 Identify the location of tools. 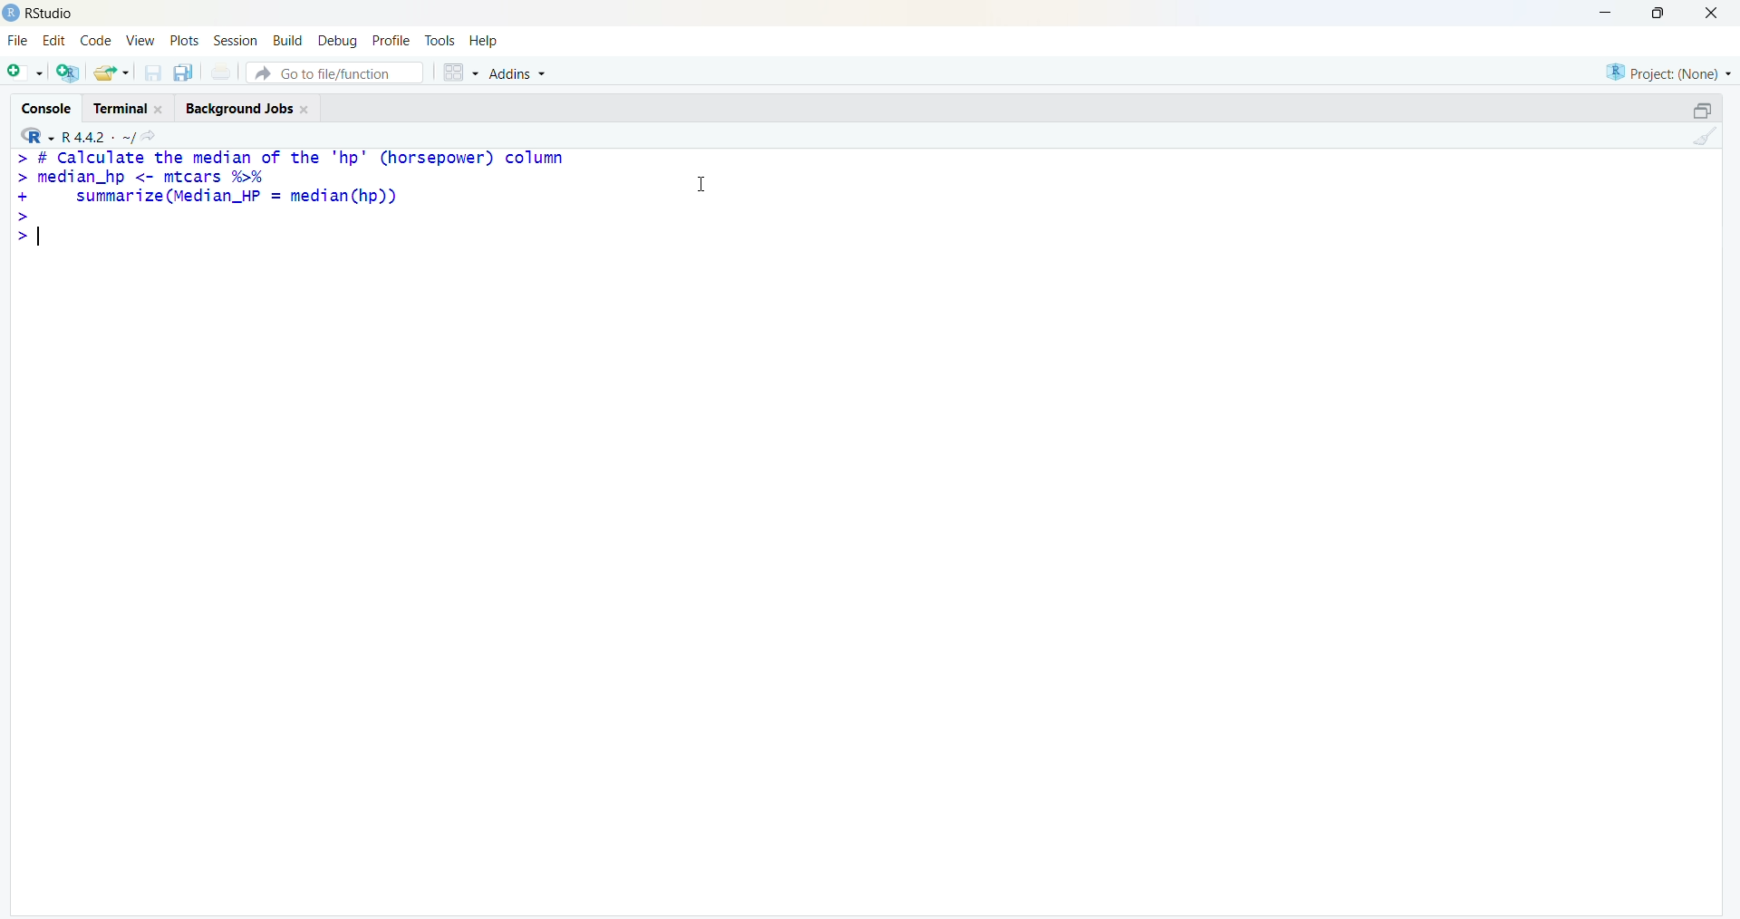
(442, 42).